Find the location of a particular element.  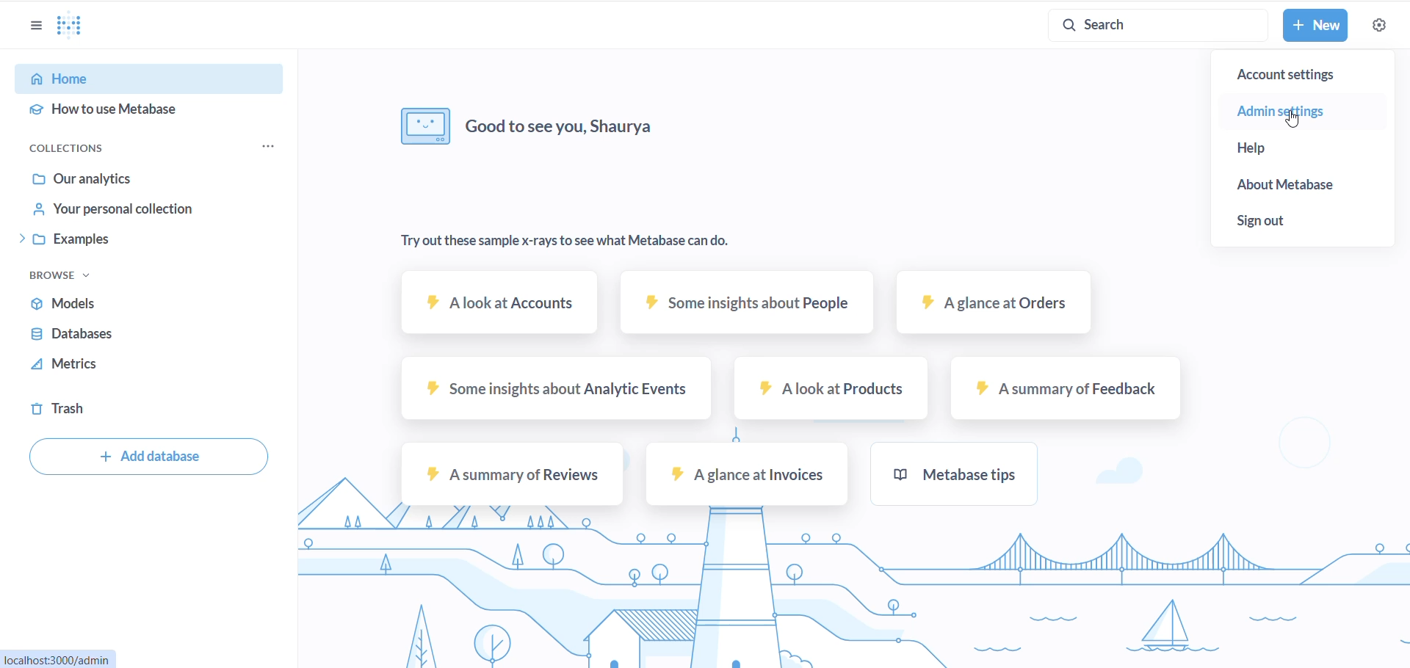

OPTIONS is located at coordinates (35, 28).